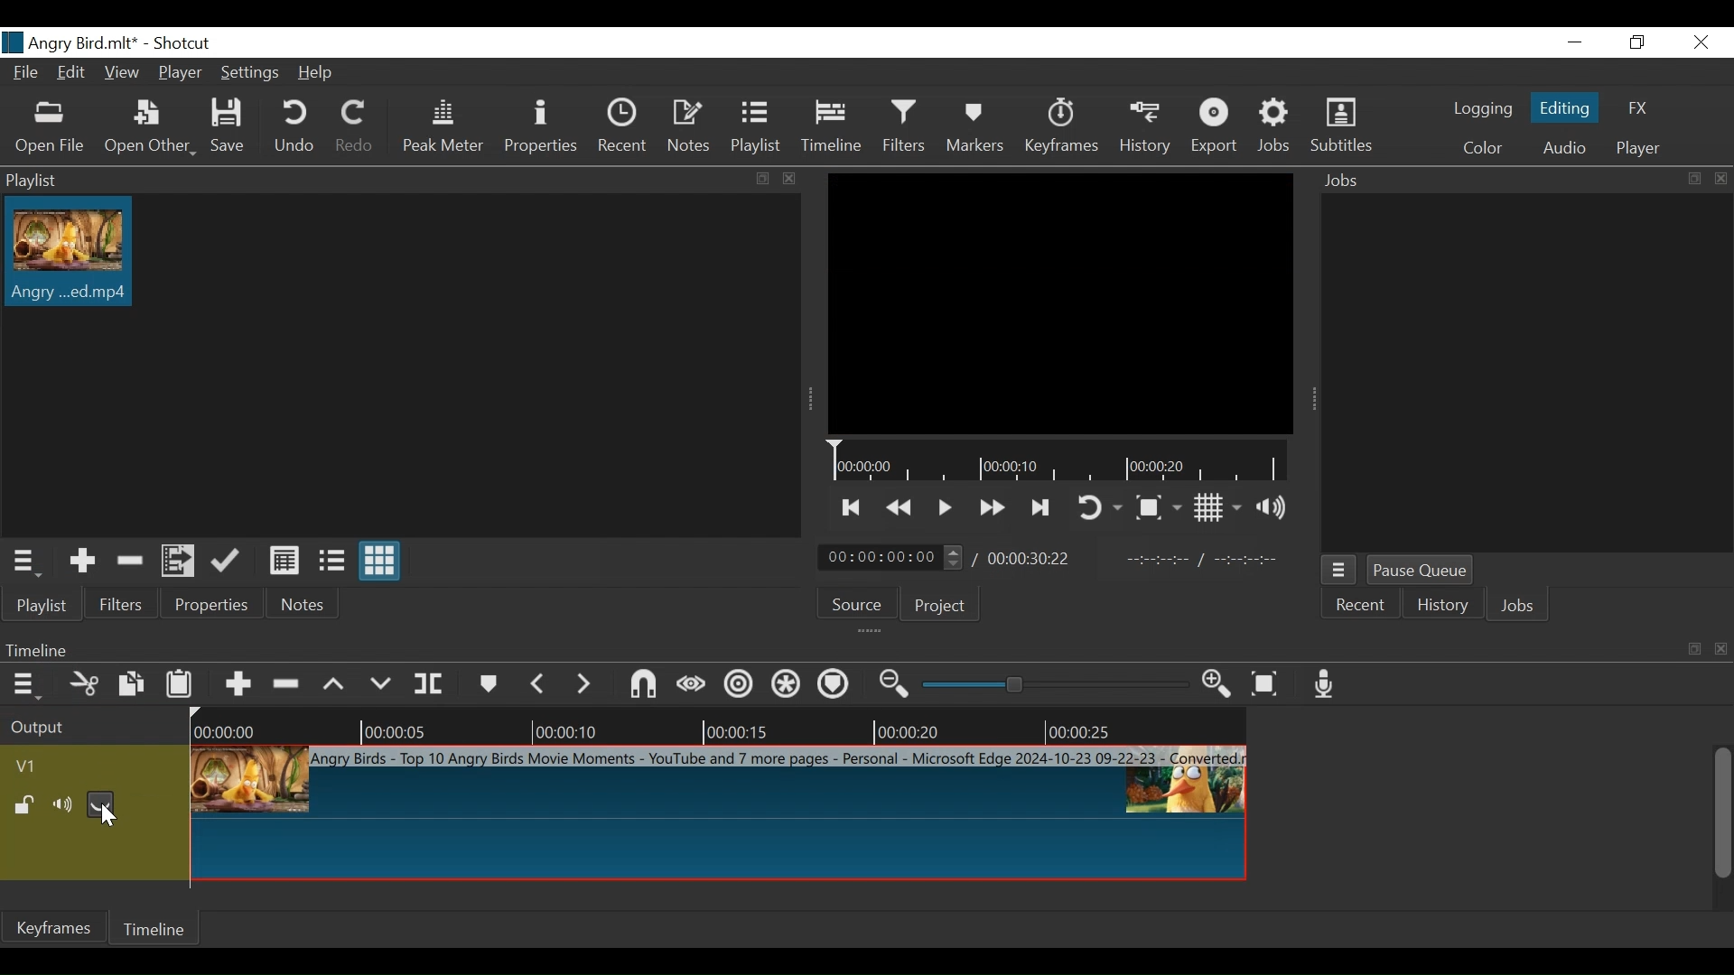 This screenshot has width=1734, height=975. Describe the element at coordinates (357, 126) in the screenshot. I see `Redo` at that location.